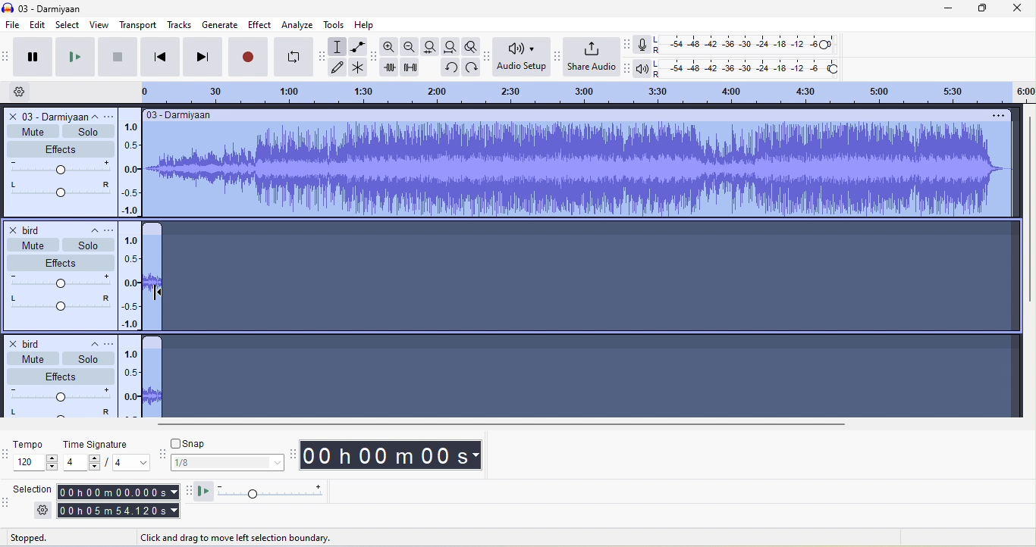  What do you see at coordinates (275, 492) in the screenshot?
I see `play at speed` at bounding box center [275, 492].